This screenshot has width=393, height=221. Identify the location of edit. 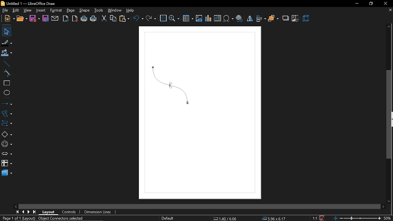
(15, 10).